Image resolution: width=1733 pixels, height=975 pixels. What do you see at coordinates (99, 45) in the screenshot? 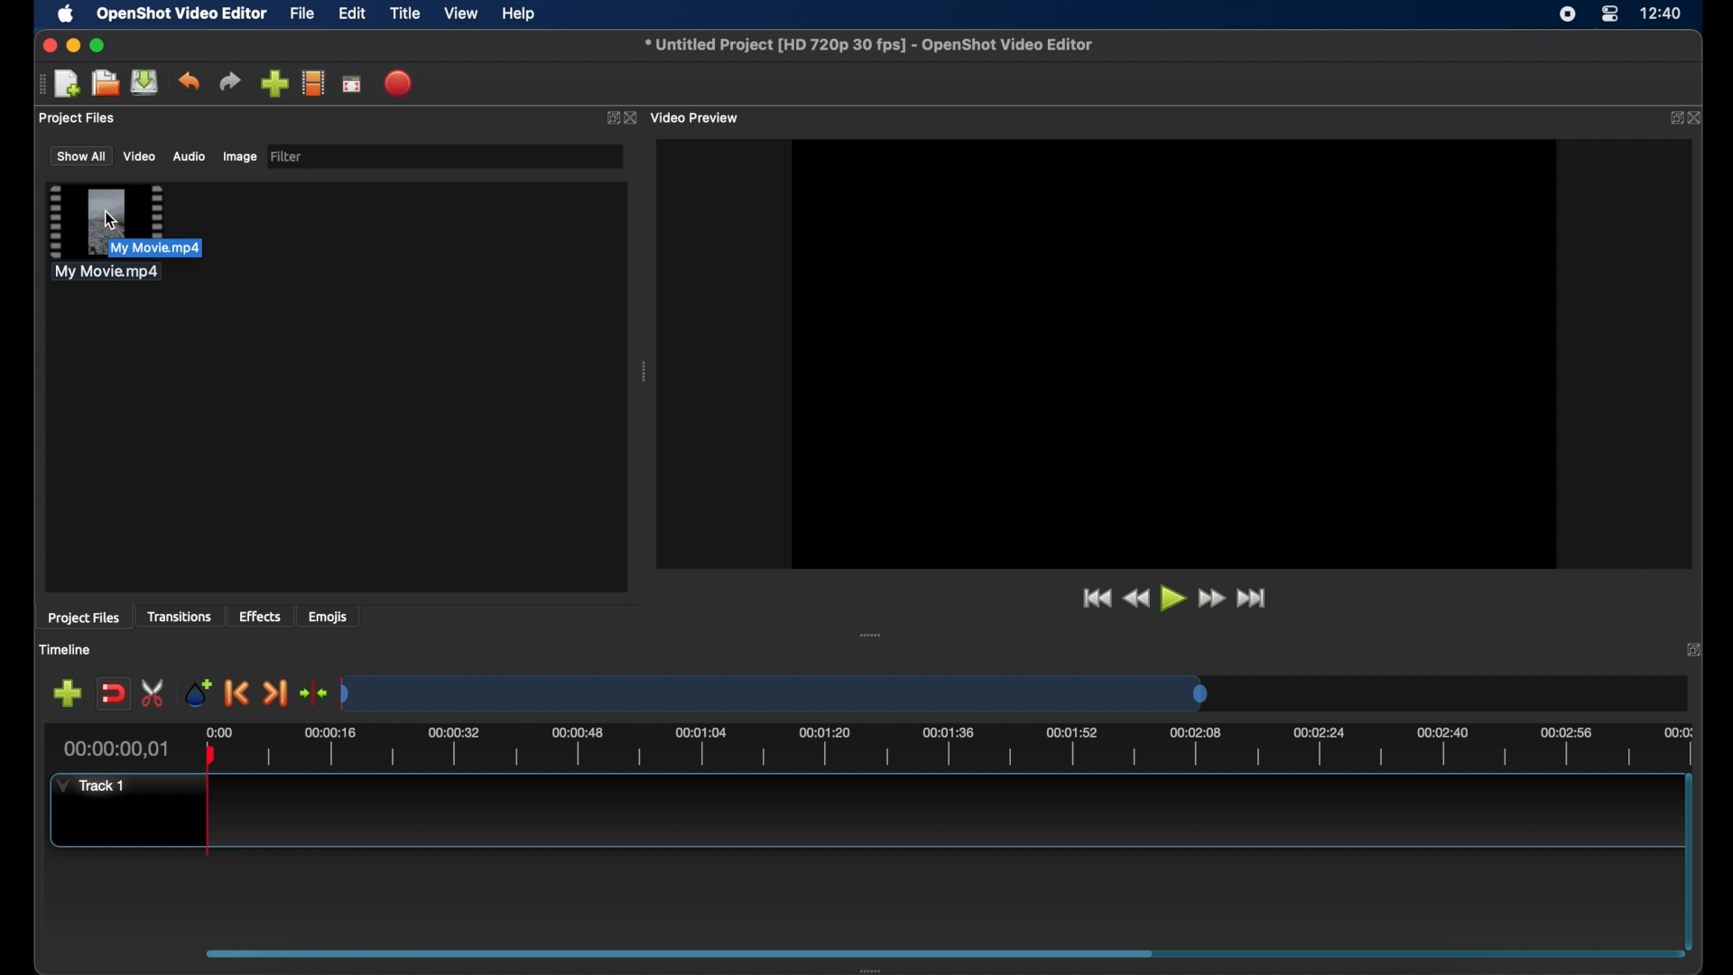
I see `maximize` at bounding box center [99, 45].